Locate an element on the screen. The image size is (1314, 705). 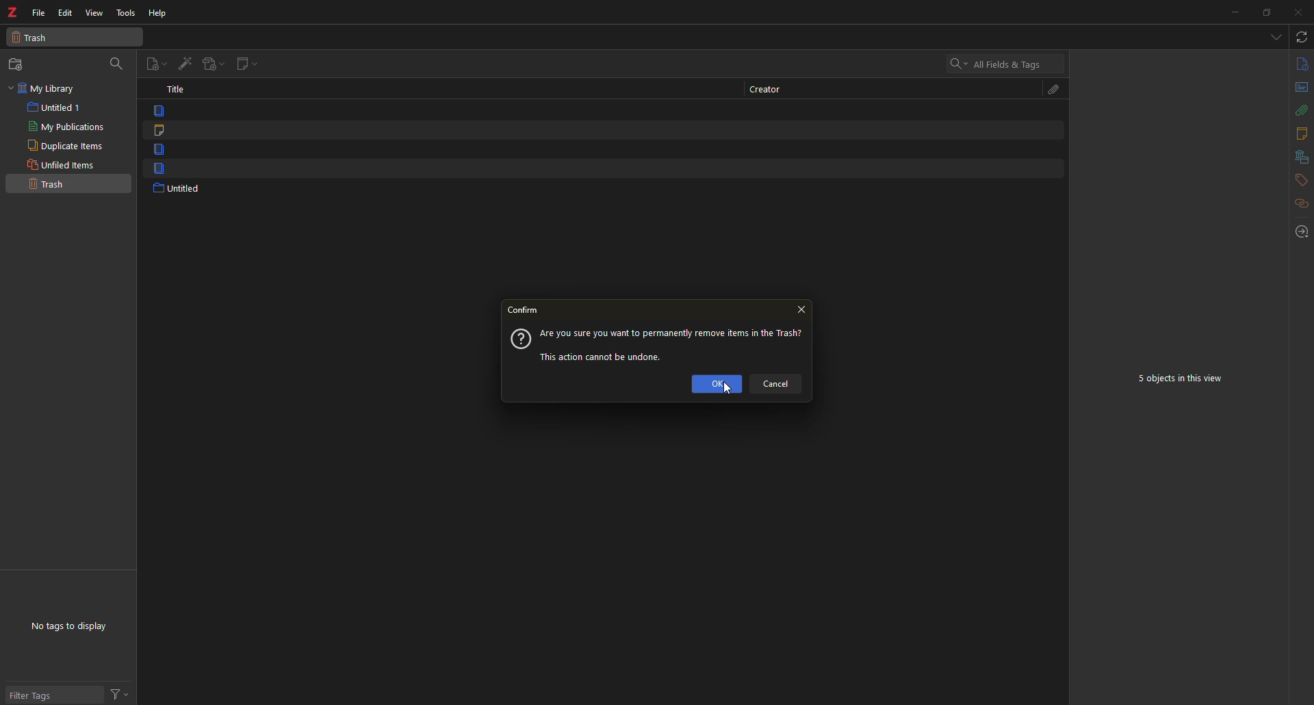
confirm is located at coordinates (526, 311).